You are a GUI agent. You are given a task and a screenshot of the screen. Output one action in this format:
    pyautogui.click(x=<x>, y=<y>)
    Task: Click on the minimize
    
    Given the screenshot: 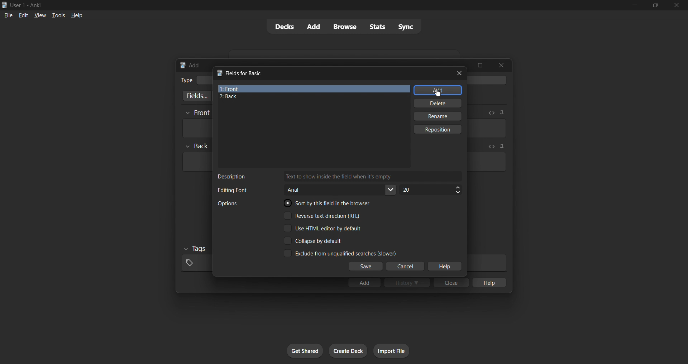 What is the action you would take?
    pyautogui.click(x=634, y=5)
    